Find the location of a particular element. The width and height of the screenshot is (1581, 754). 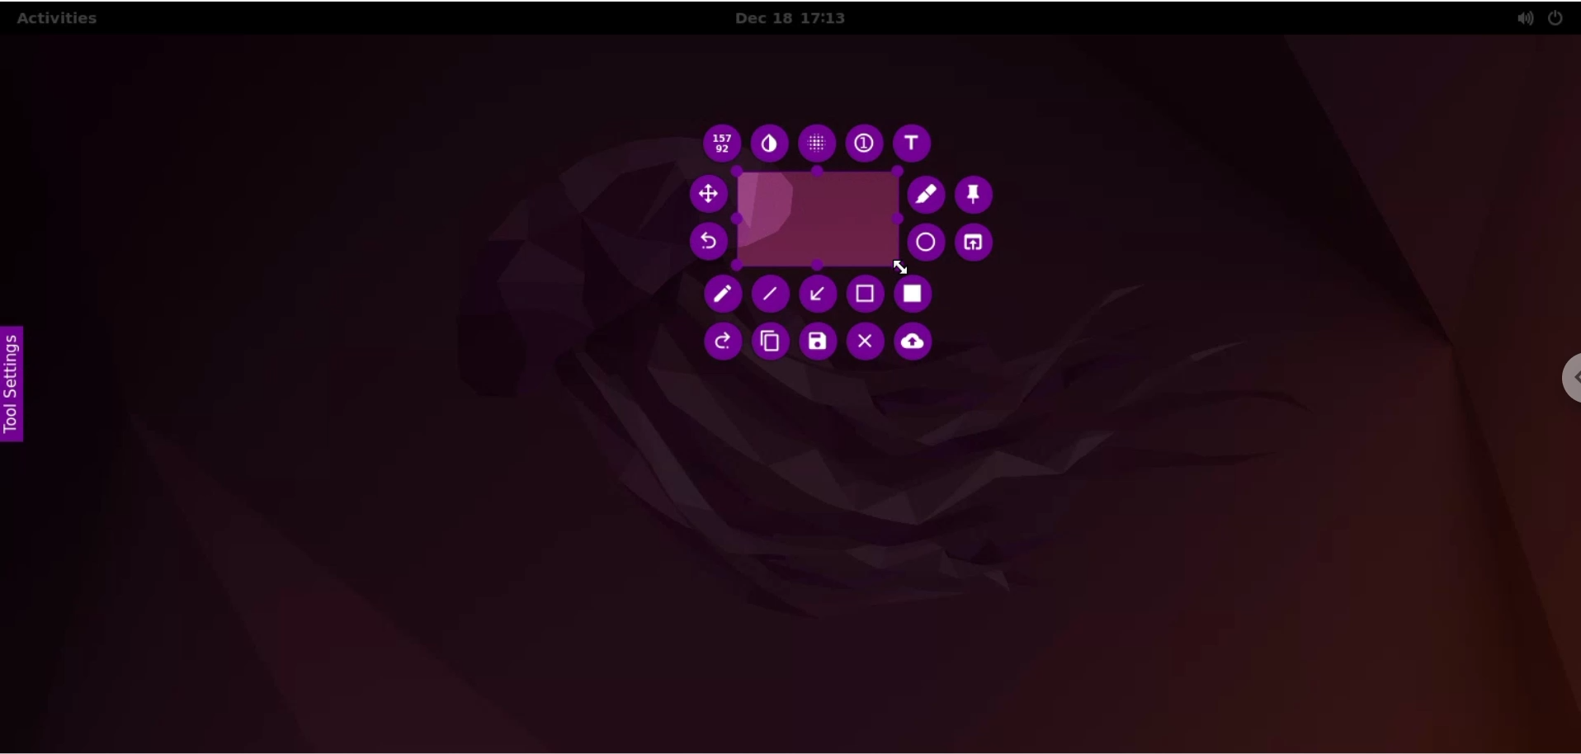

settings is located at coordinates (13, 383).